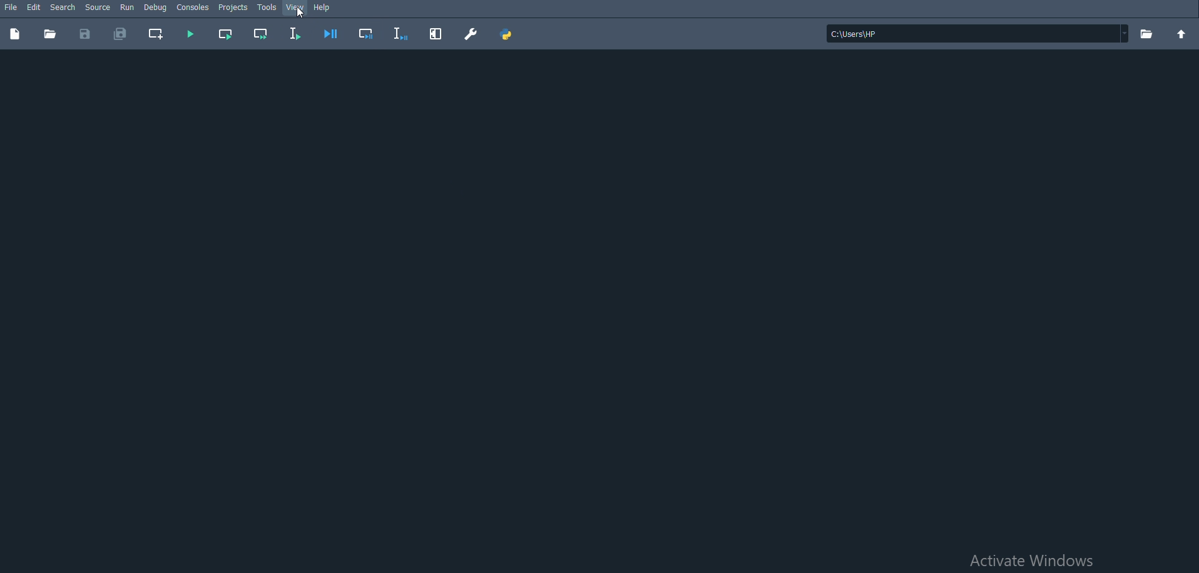  What do you see at coordinates (472, 33) in the screenshot?
I see `Preferences` at bounding box center [472, 33].